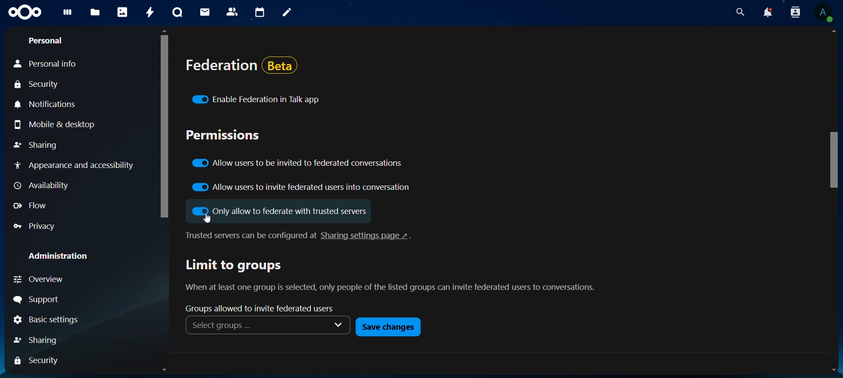  I want to click on , so click(202, 211).